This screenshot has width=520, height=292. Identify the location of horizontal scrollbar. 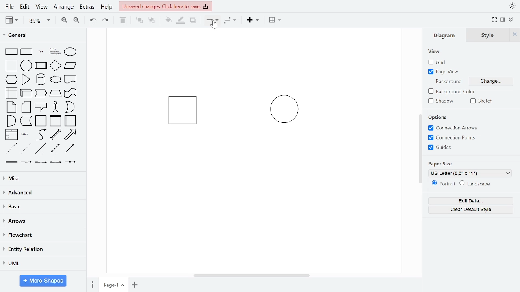
(253, 275).